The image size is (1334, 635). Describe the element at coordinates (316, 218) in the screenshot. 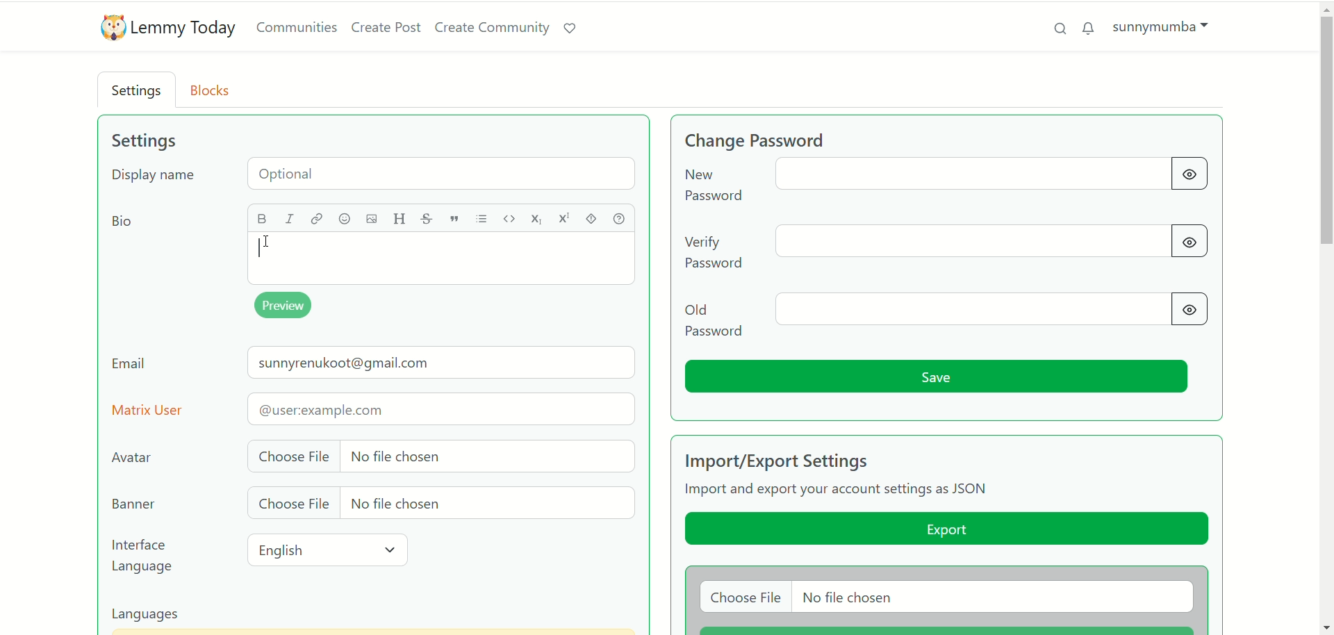

I see `link` at that location.